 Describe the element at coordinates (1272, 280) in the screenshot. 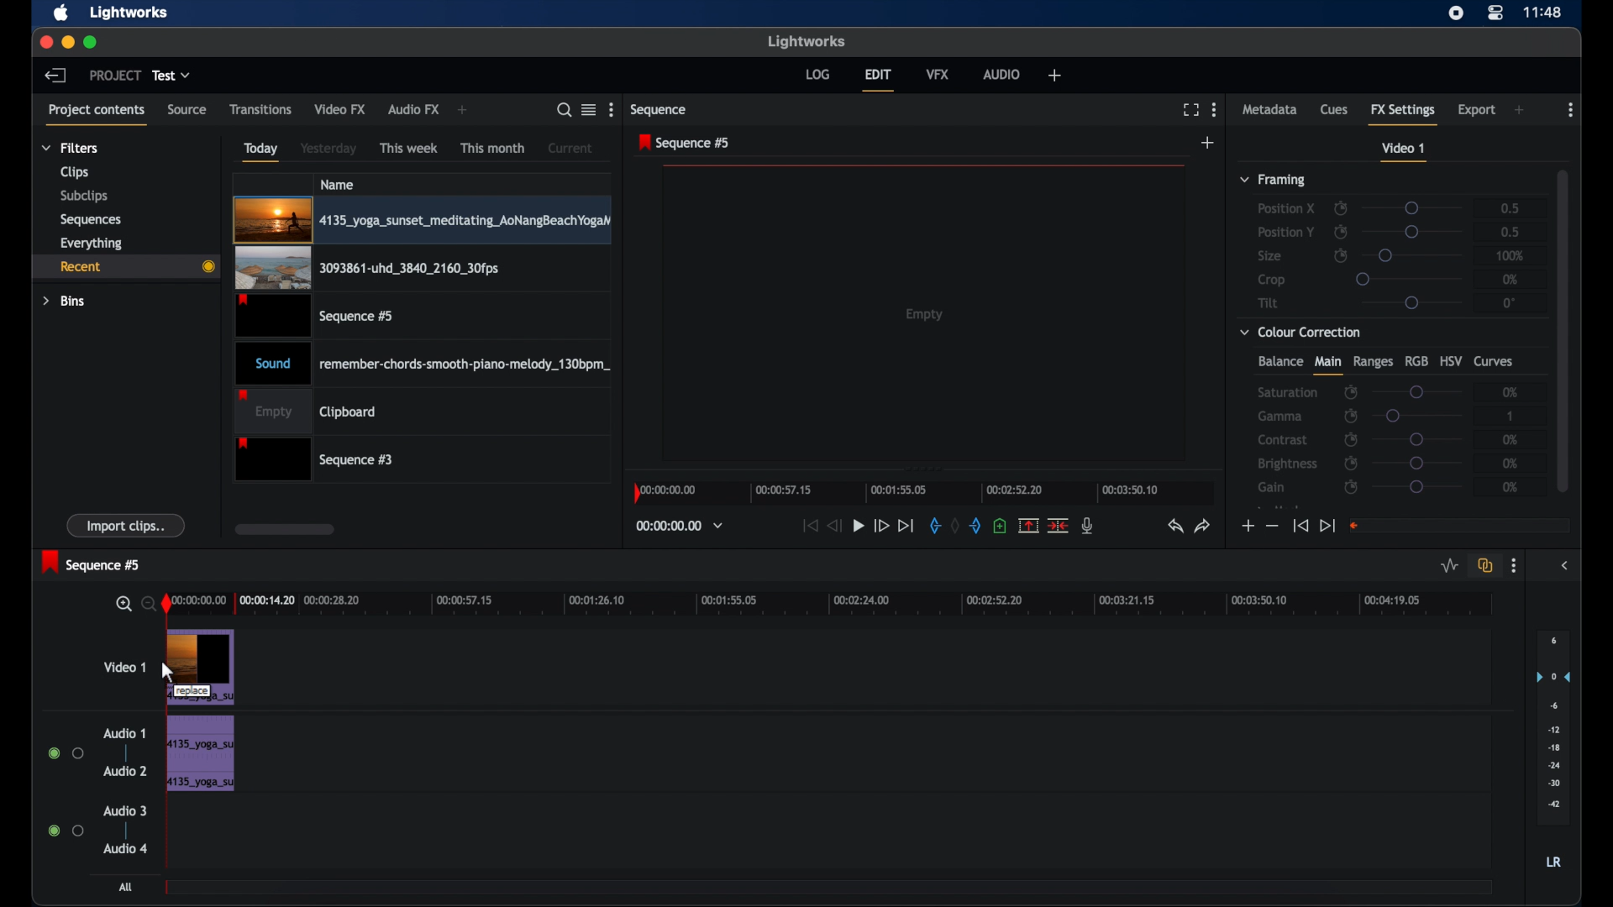

I see `crop` at that location.